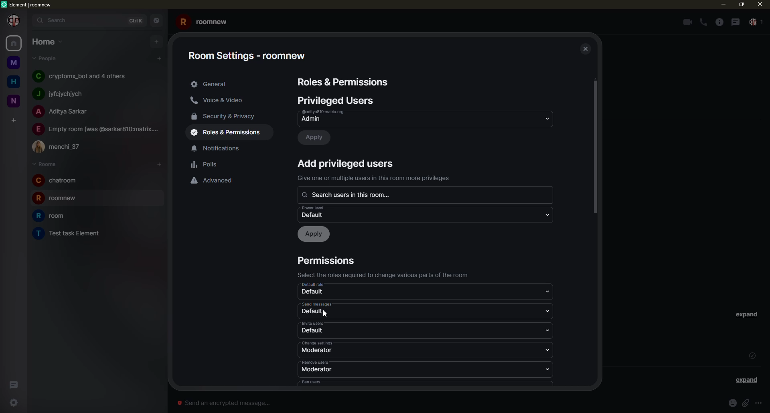 Image resolution: width=770 pixels, height=413 pixels. What do you see at coordinates (158, 20) in the screenshot?
I see `navigator` at bounding box center [158, 20].